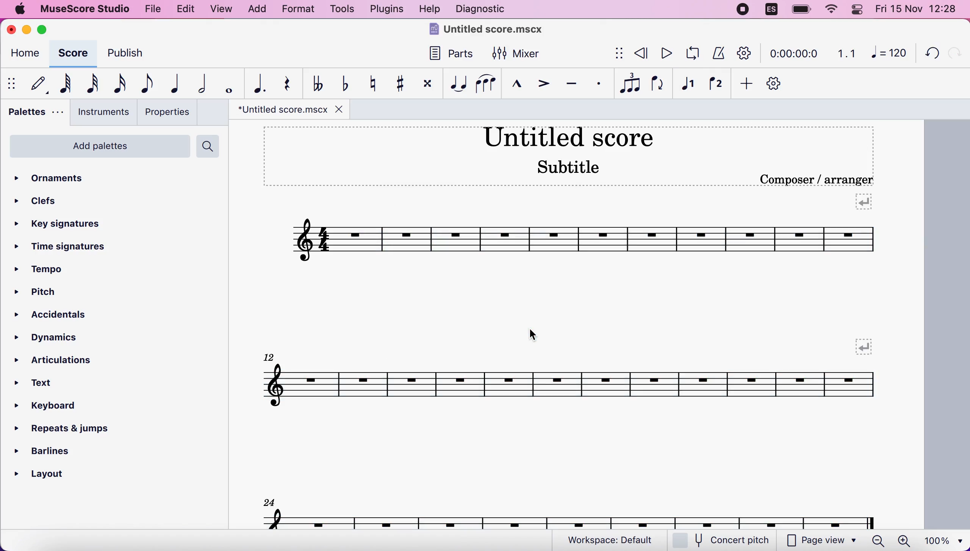  What do you see at coordinates (918, 10) in the screenshot?
I see `time and date` at bounding box center [918, 10].